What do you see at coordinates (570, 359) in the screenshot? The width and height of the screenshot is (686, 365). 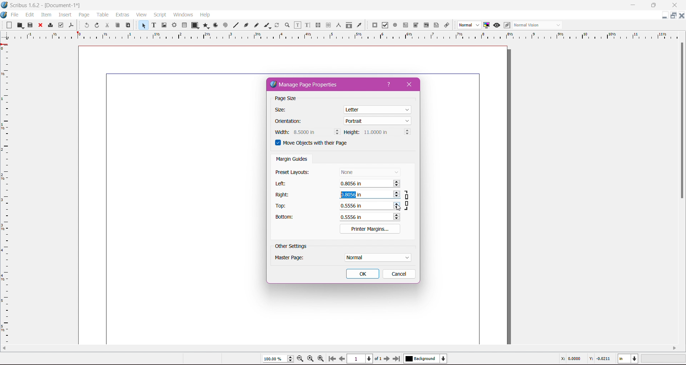 I see `Cursor Coordinate - X` at bounding box center [570, 359].